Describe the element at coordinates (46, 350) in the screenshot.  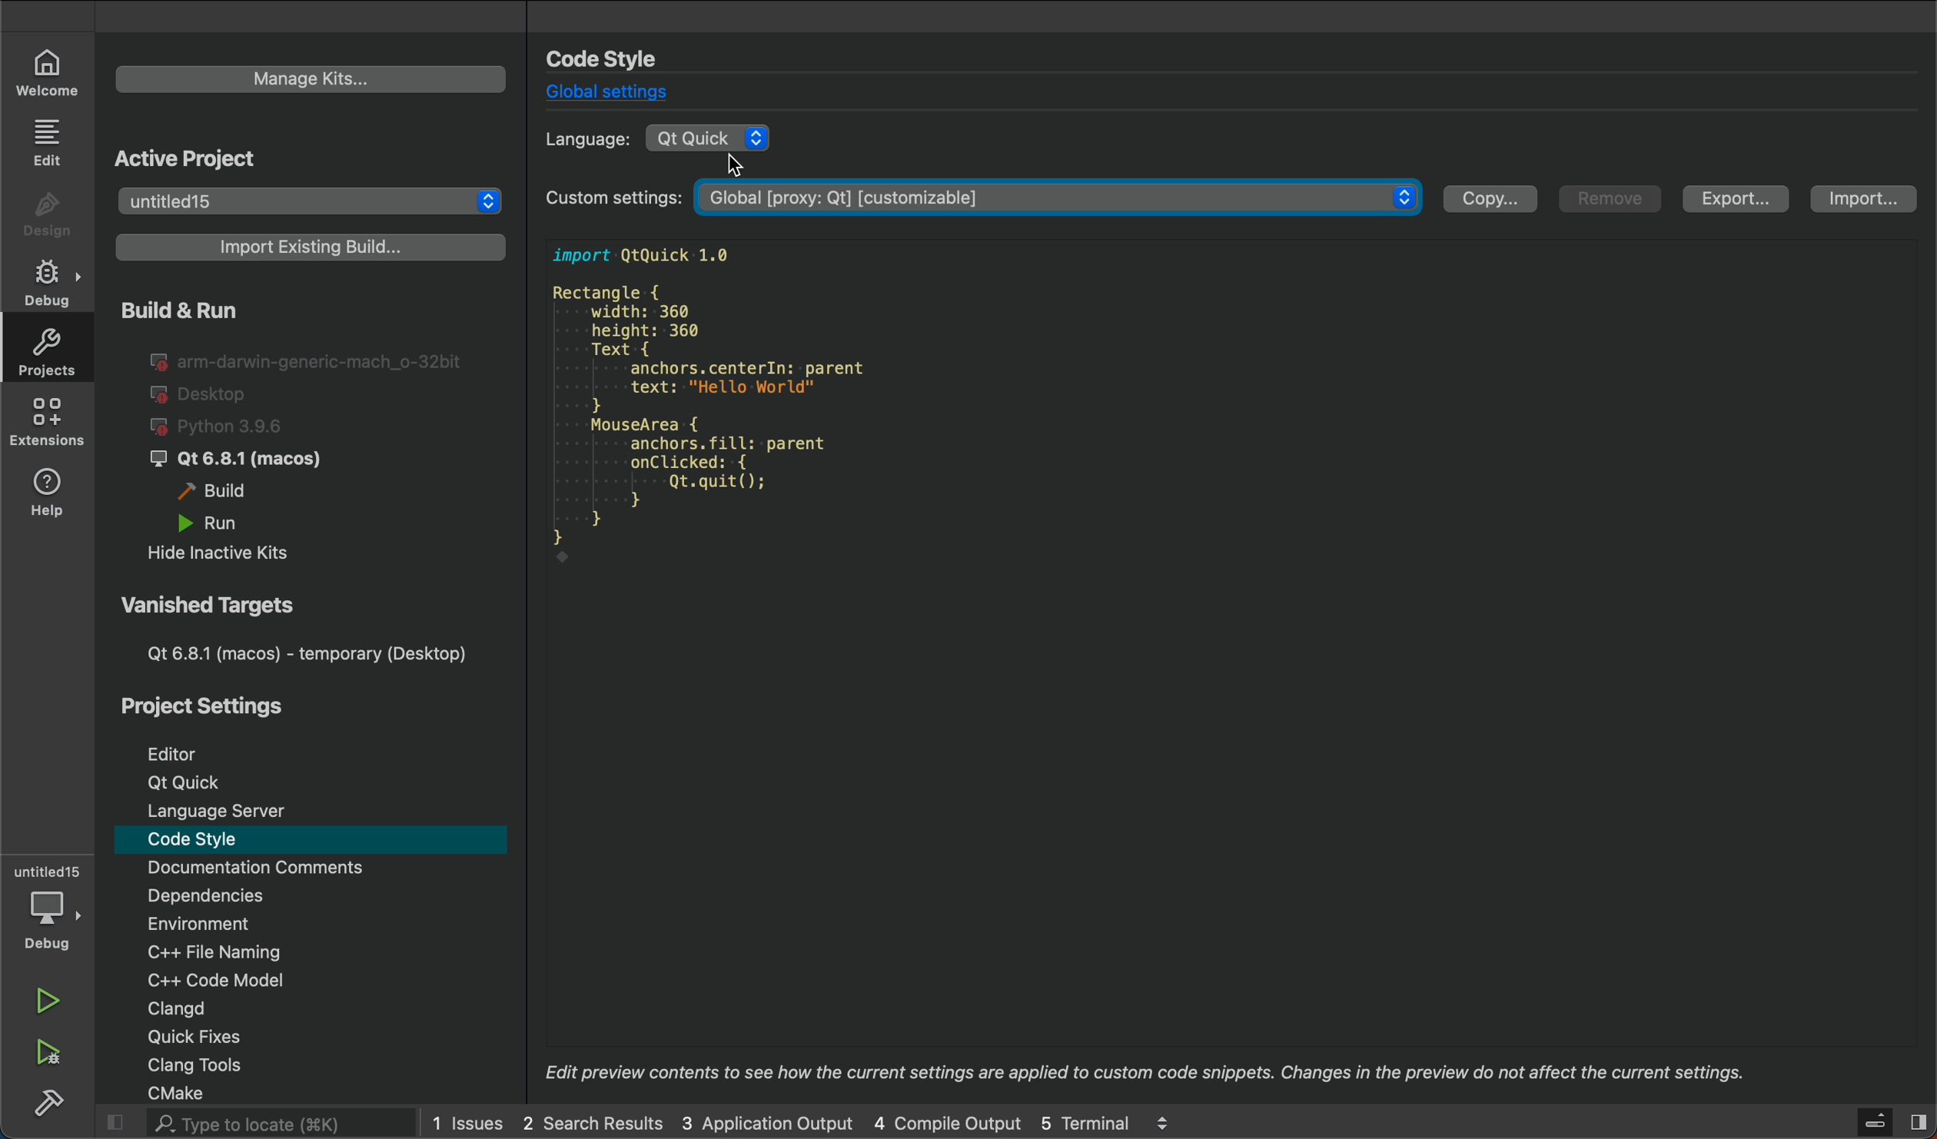
I see `projects` at that location.